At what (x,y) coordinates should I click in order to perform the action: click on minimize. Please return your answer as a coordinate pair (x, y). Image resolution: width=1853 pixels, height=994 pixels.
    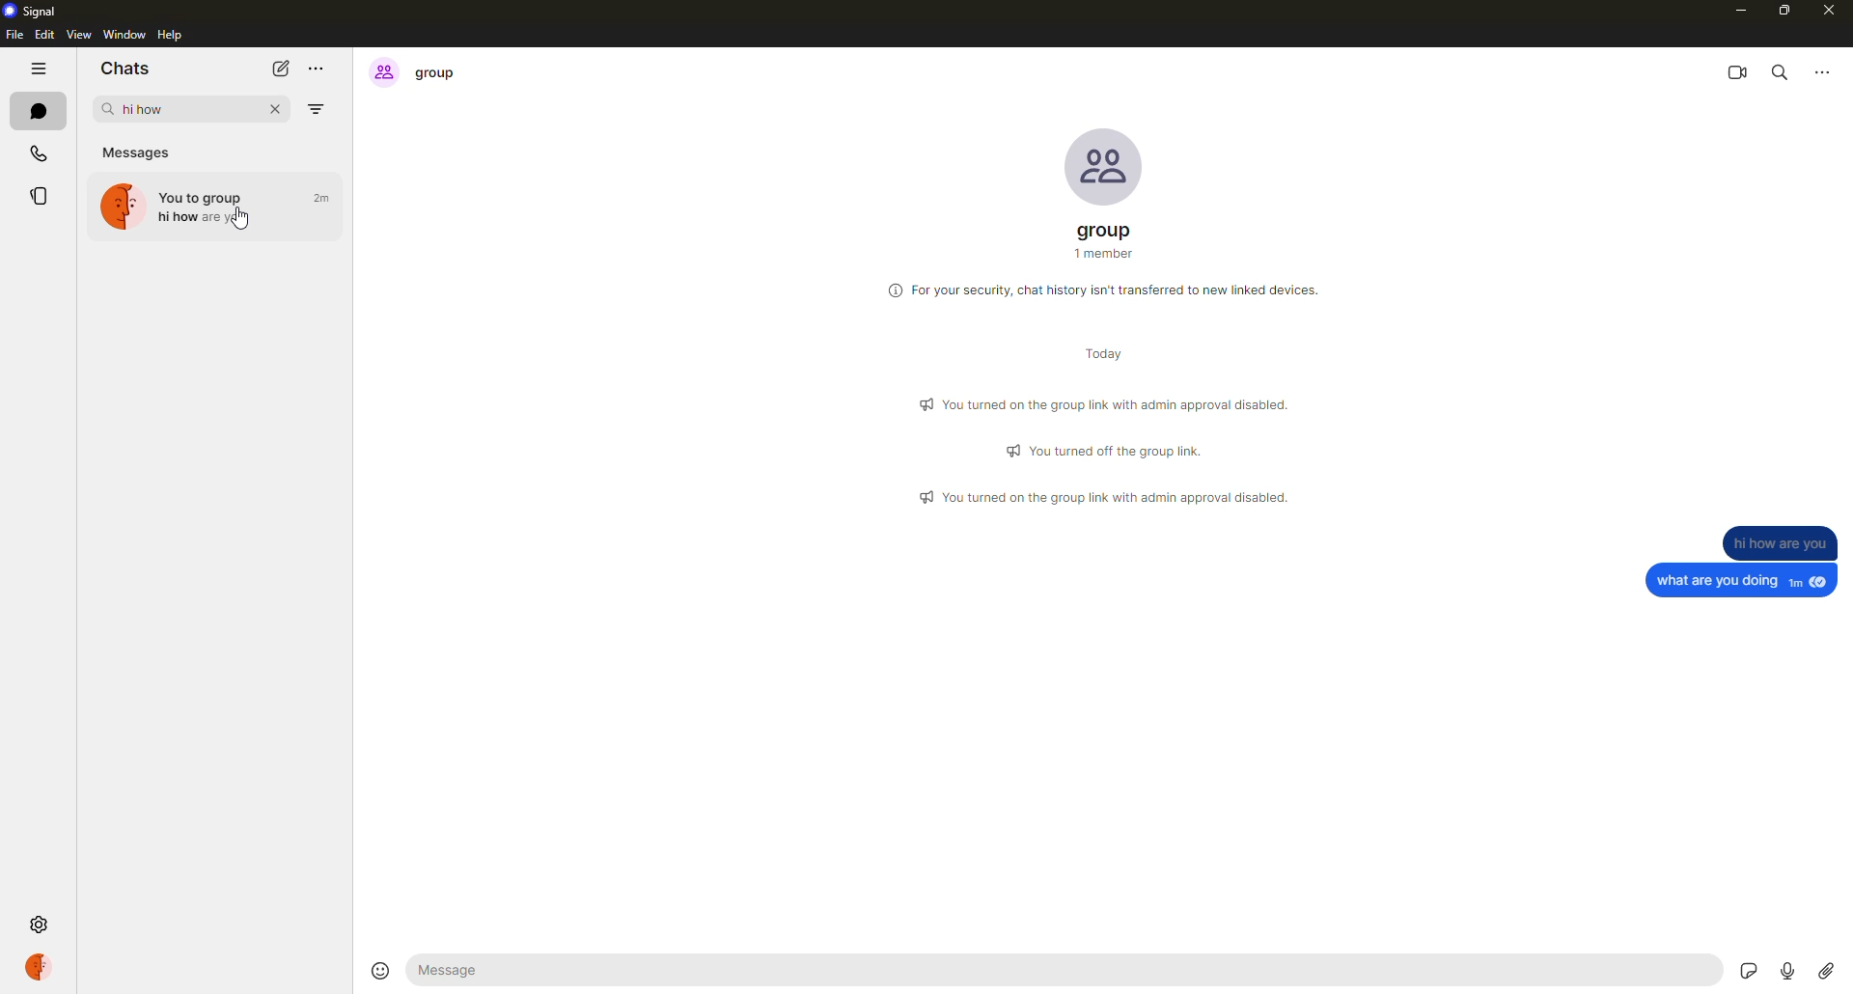
    Looking at the image, I should click on (1735, 10).